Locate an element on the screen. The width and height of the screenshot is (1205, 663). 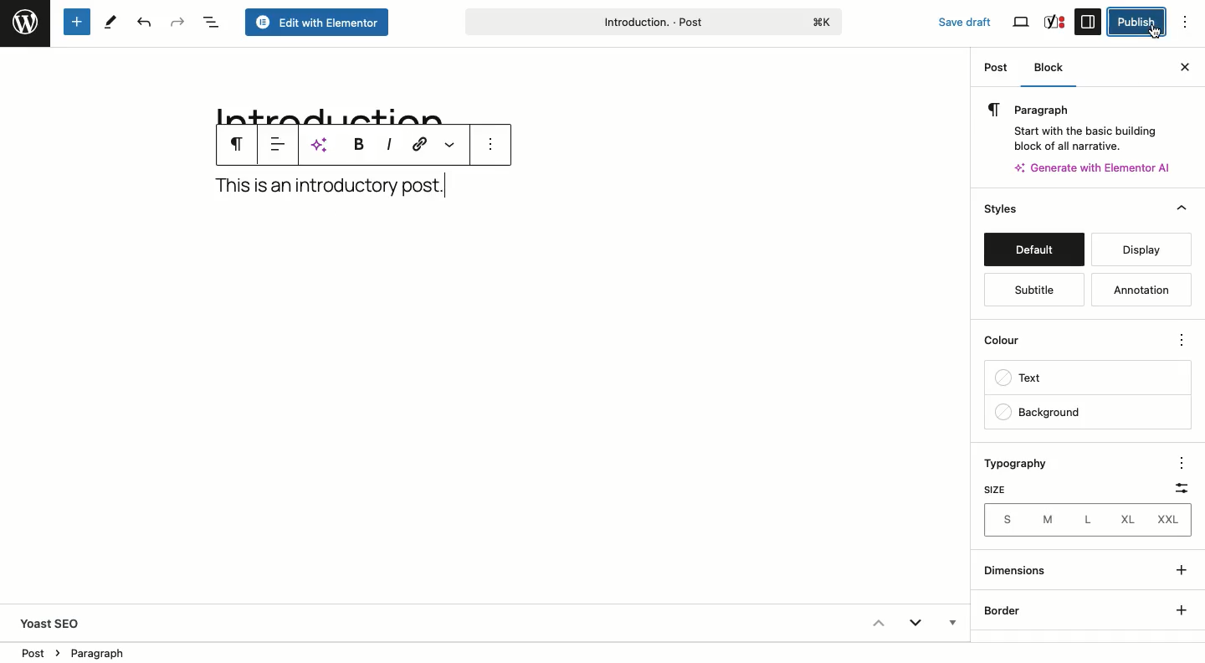
Options is located at coordinates (489, 145).